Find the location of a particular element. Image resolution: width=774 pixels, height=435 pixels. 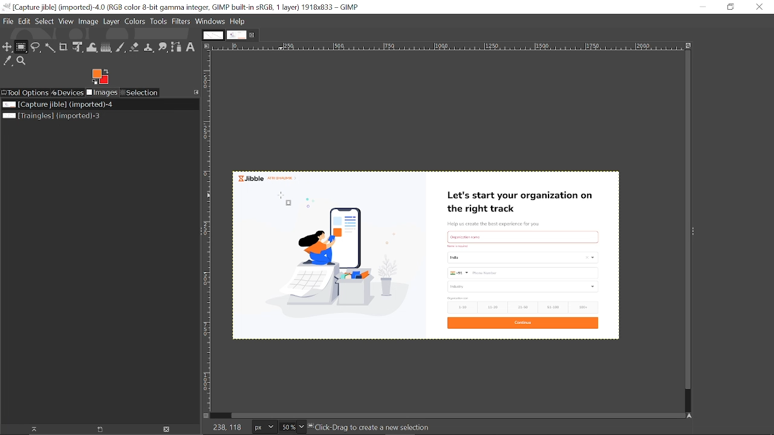

File is located at coordinates (7, 21).